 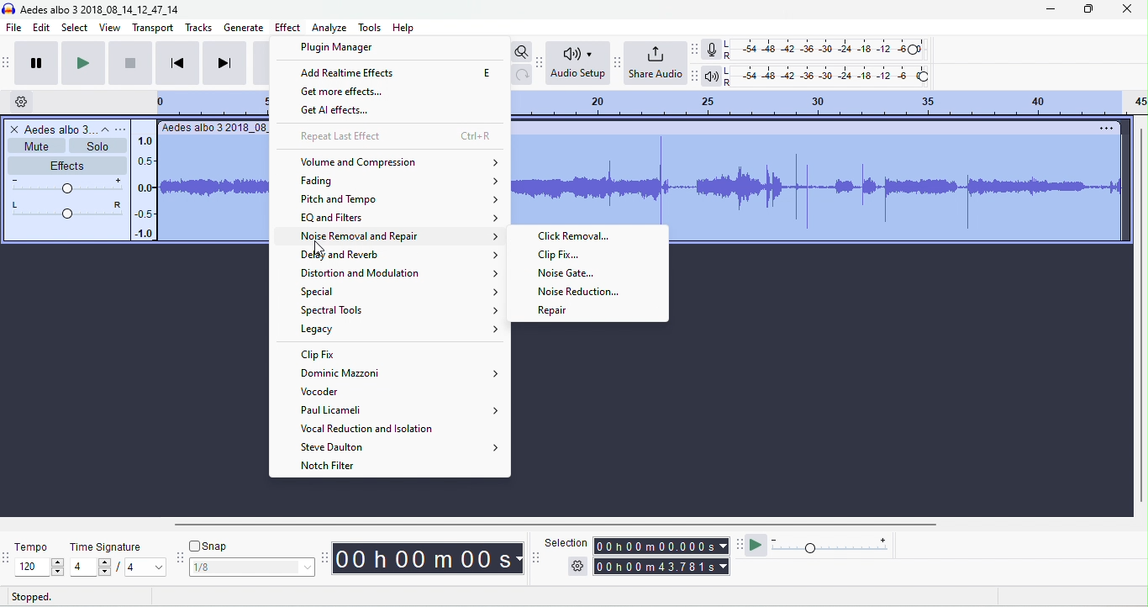 What do you see at coordinates (399, 311) in the screenshot?
I see `spectral tools` at bounding box center [399, 311].